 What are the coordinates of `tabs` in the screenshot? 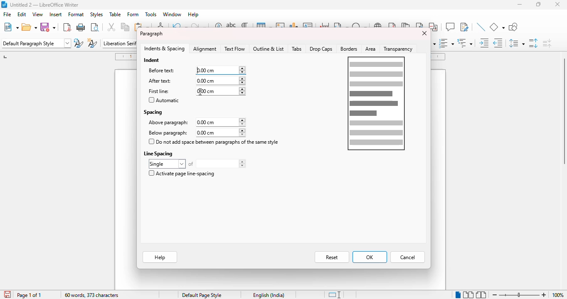 It's located at (297, 49).